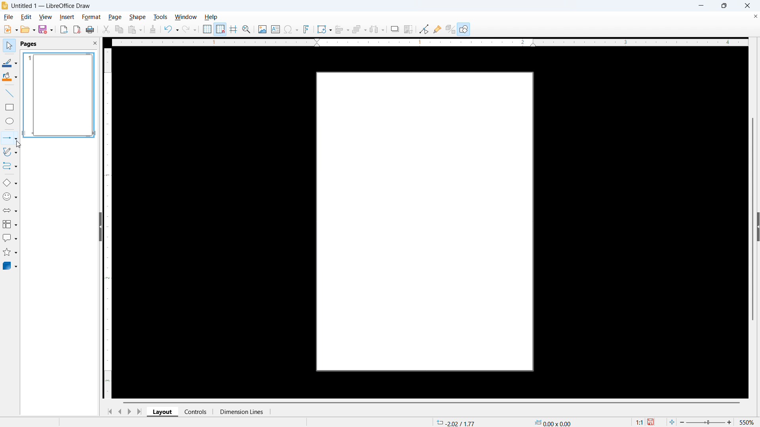  I want to click on stars & banners, so click(10, 252).